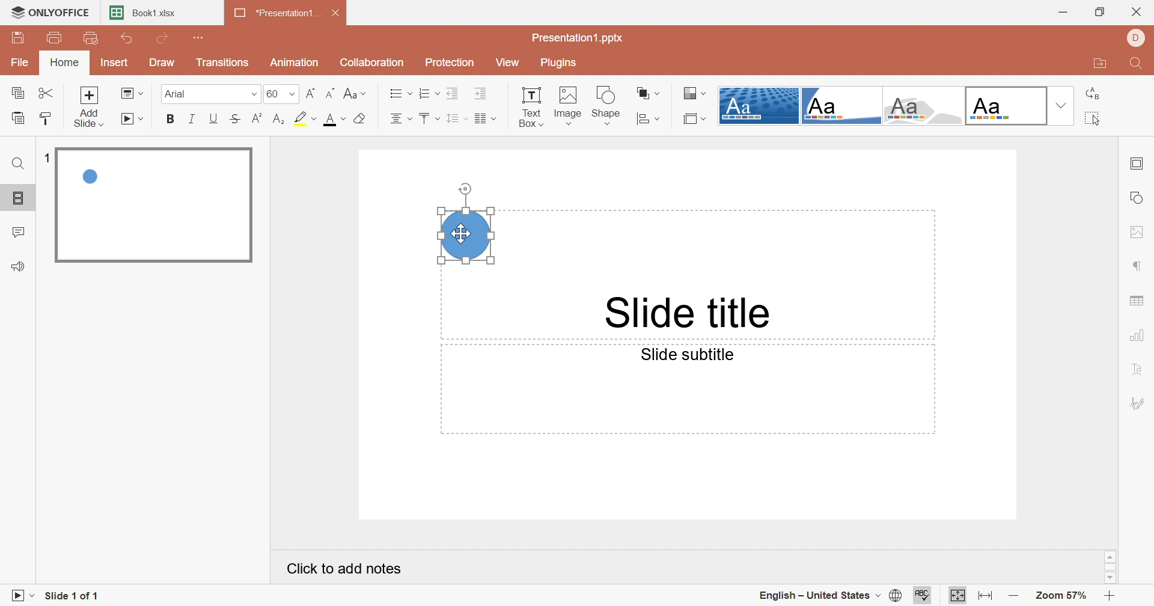 The image size is (1154, 606). I want to click on Home, so click(64, 62).